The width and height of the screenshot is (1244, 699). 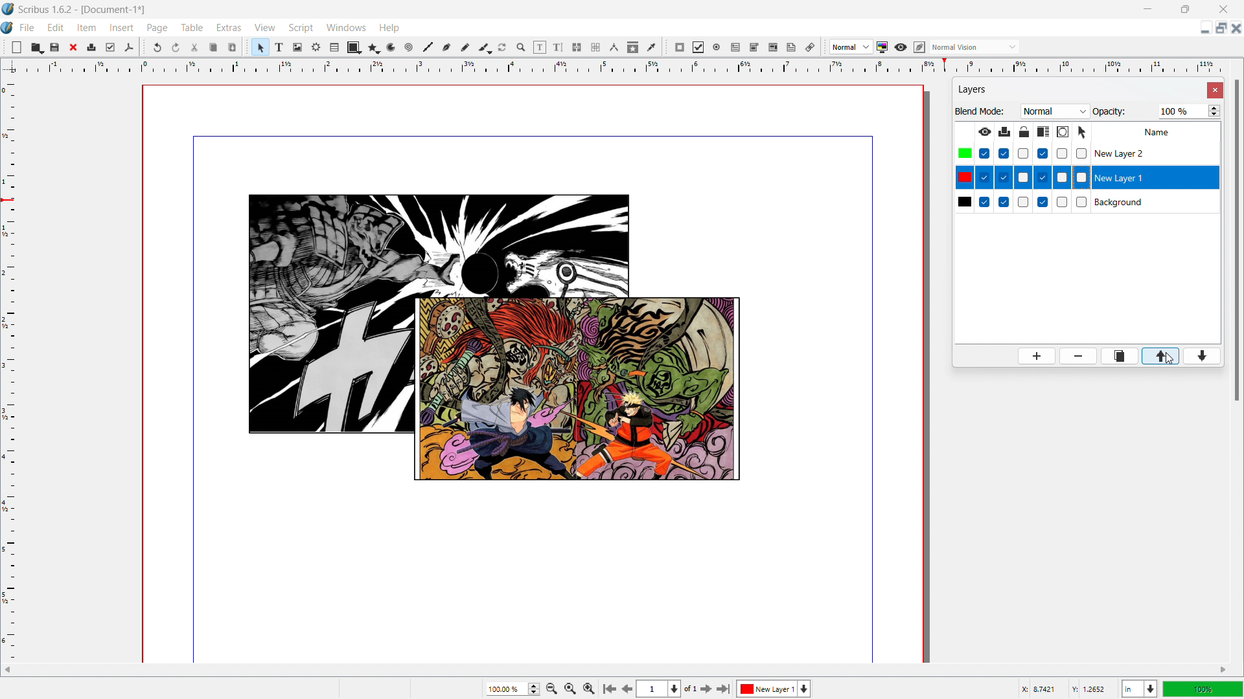 What do you see at coordinates (792, 47) in the screenshot?
I see `text annotation` at bounding box center [792, 47].